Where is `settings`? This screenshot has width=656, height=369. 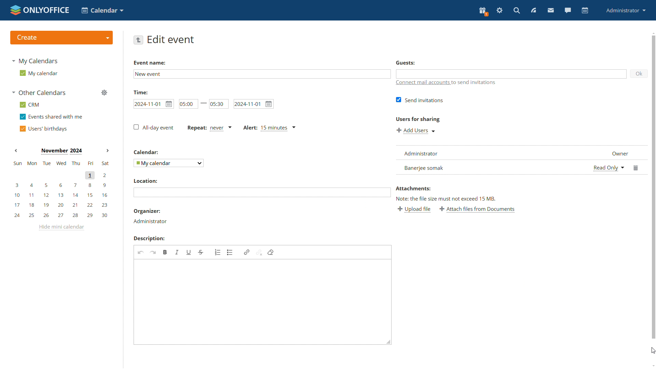
settings is located at coordinates (499, 11).